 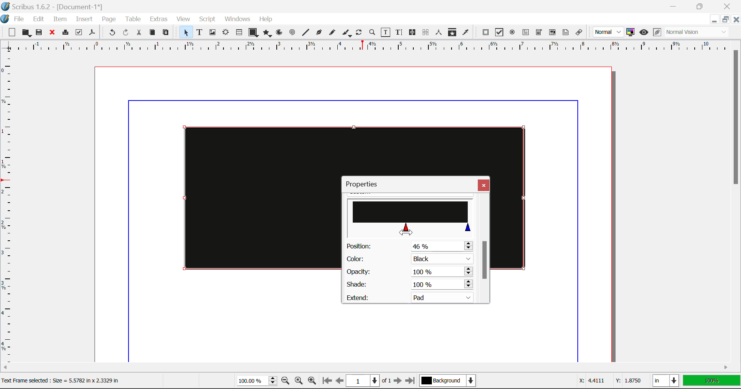 What do you see at coordinates (40, 33) in the screenshot?
I see `Save` at bounding box center [40, 33].